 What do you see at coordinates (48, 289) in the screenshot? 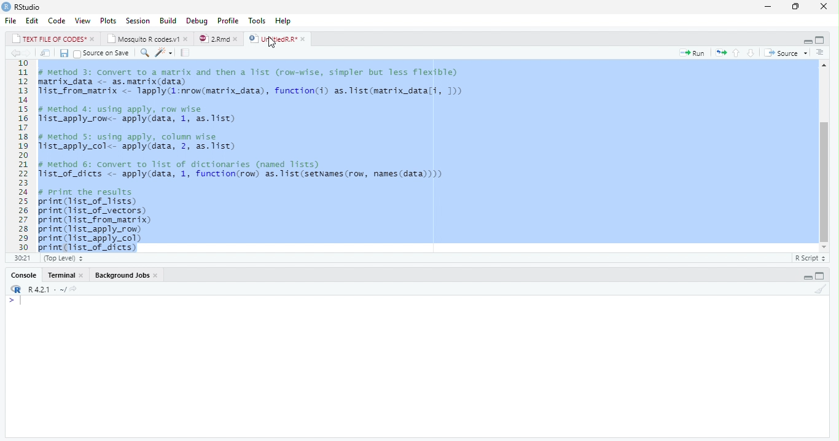
I see `R 4.2.1 - ~/` at bounding box center [48, 289].